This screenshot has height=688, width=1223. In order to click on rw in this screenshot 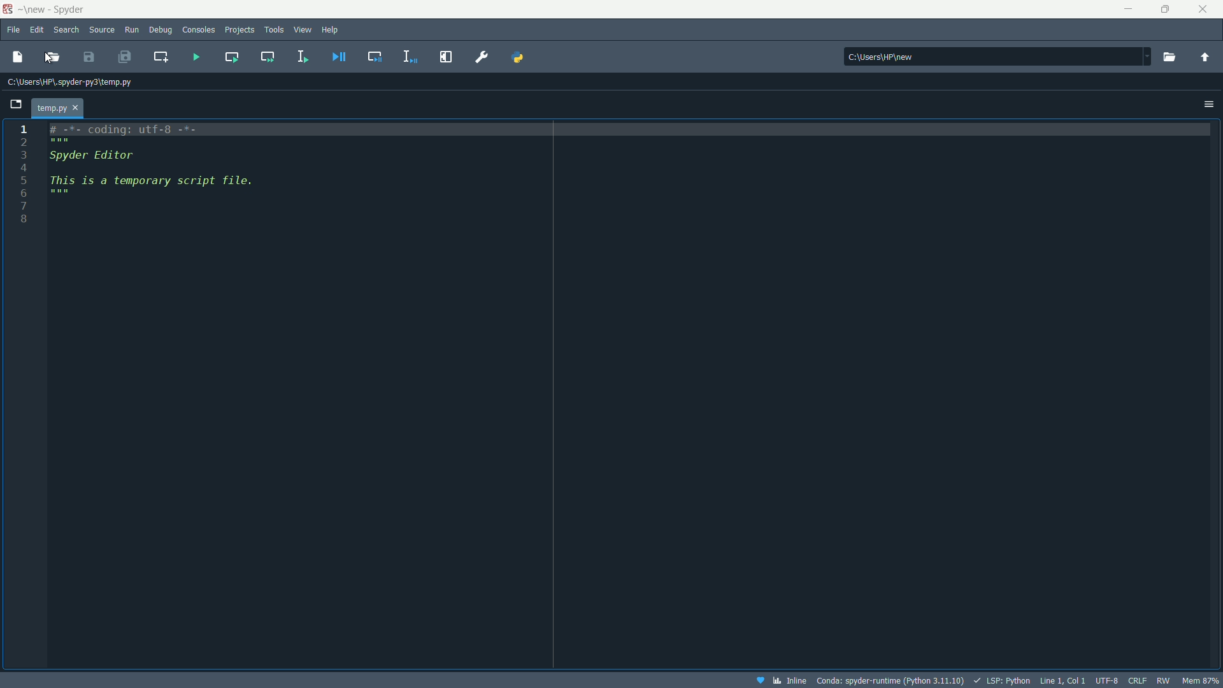, I will do `click(1164, 681)`.